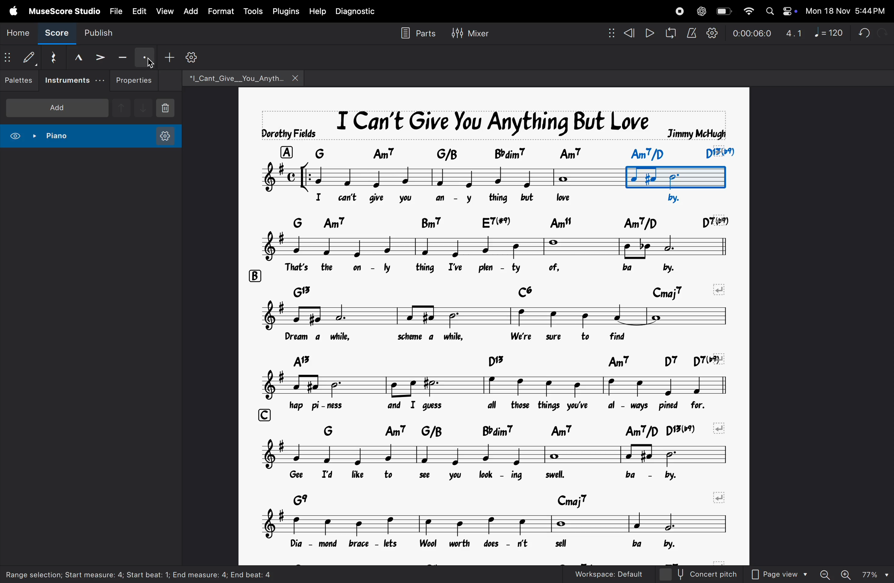  What do you see at coordinates (165, 109) in the screenshot?
I see `delete` at bounding box center [165, 109].